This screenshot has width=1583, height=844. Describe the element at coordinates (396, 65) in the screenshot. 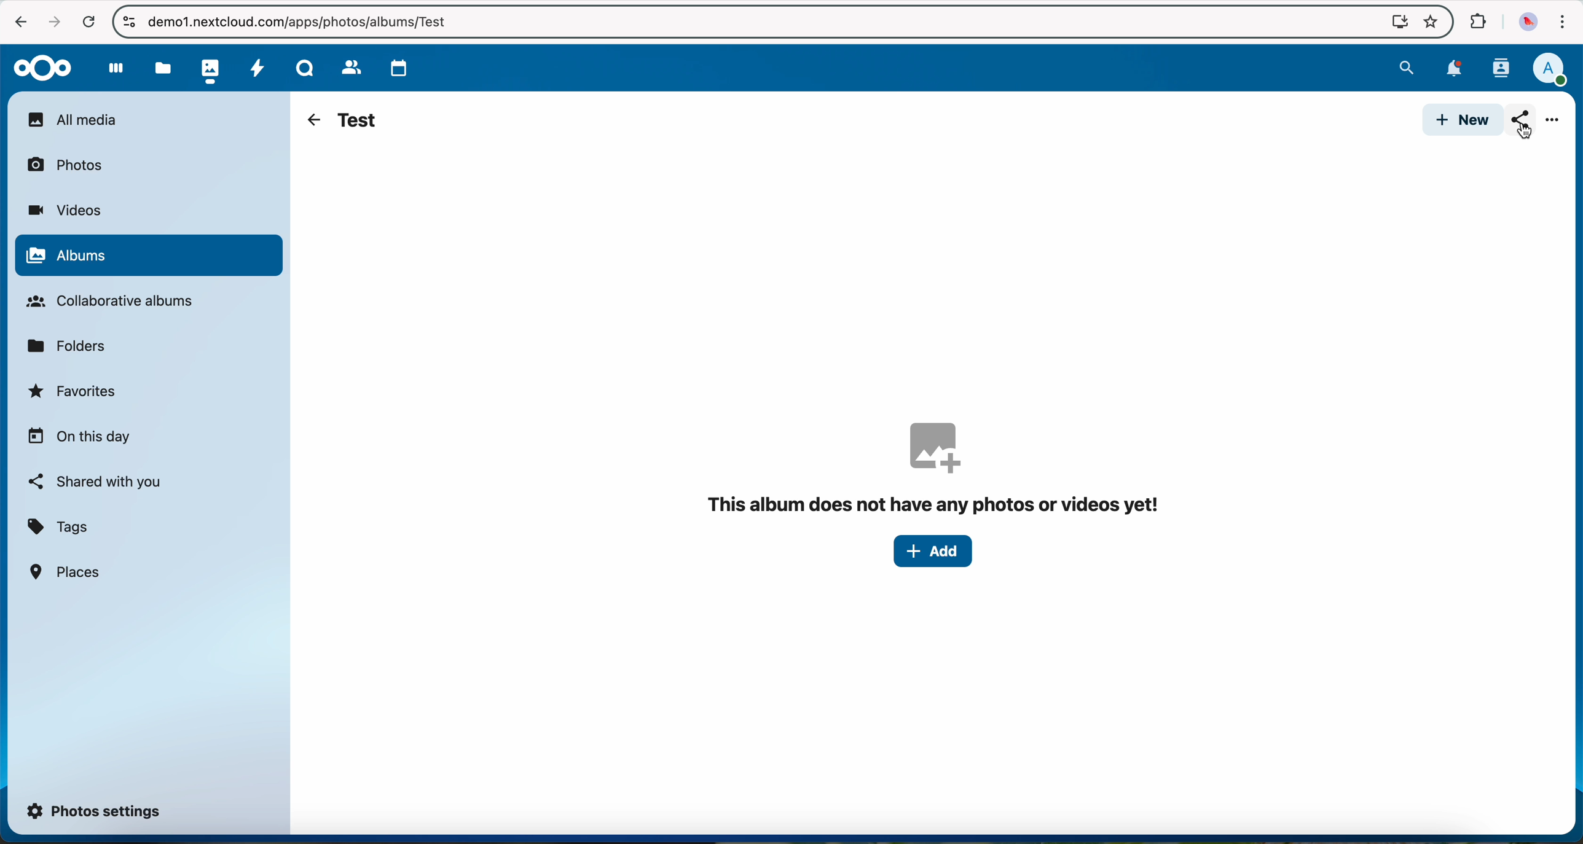

I see `calendar` at that location.